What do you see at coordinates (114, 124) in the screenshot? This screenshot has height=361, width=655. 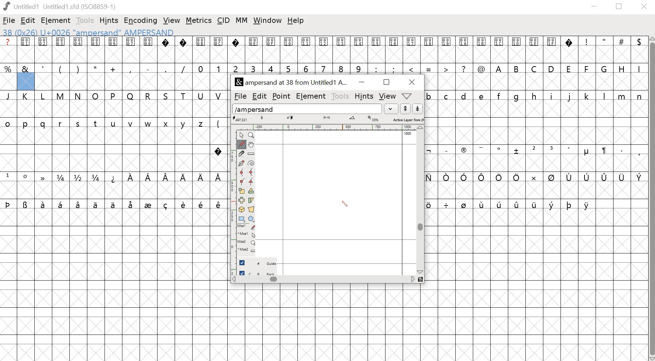 I see `u` at bounding box center [114, 124].